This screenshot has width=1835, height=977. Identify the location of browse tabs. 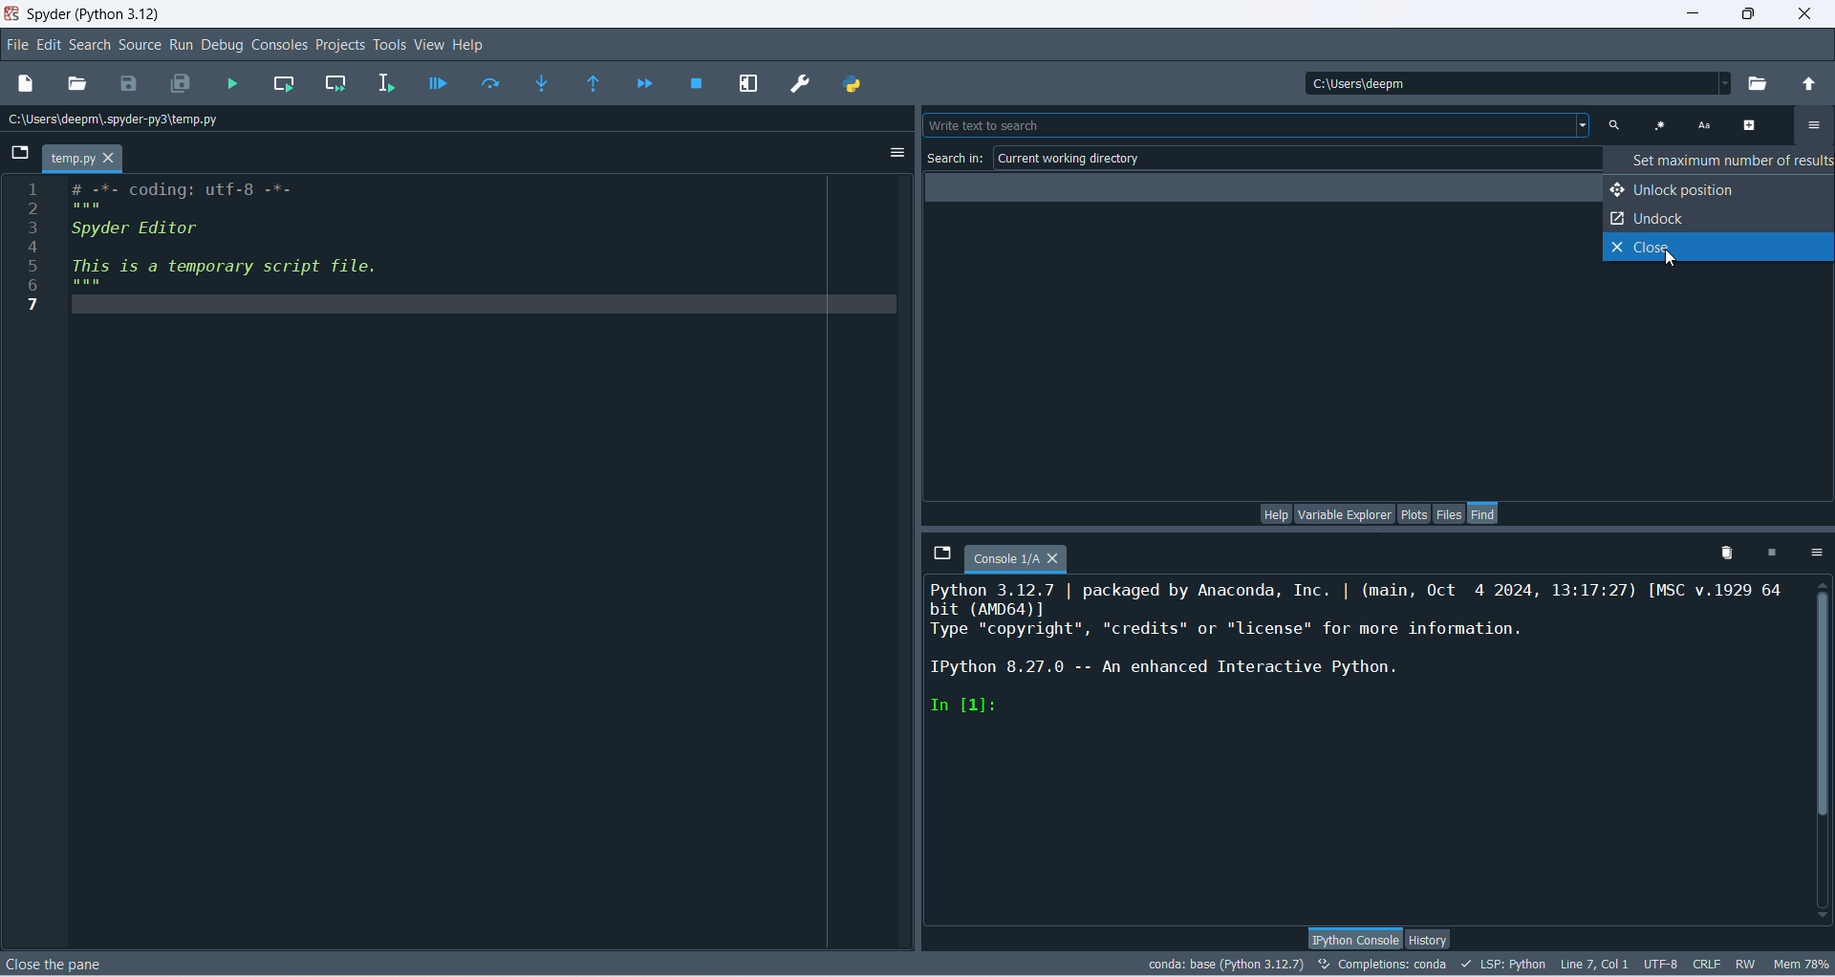
(940, 552).